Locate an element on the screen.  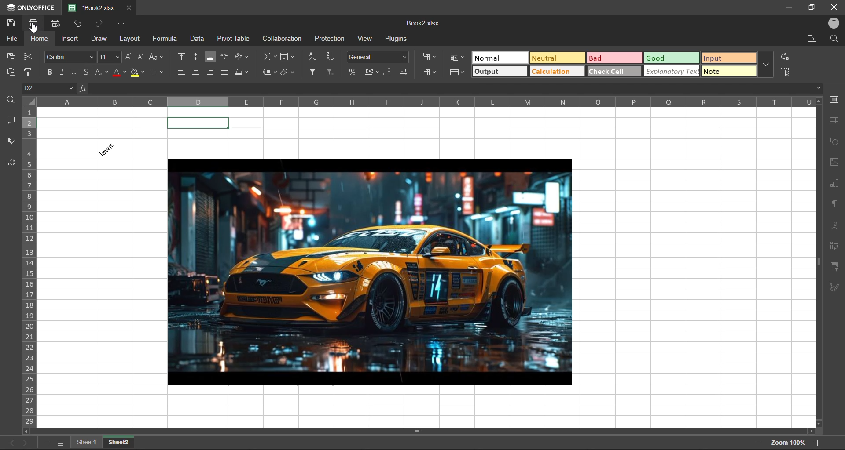
output is located at coordinates (500, 71).